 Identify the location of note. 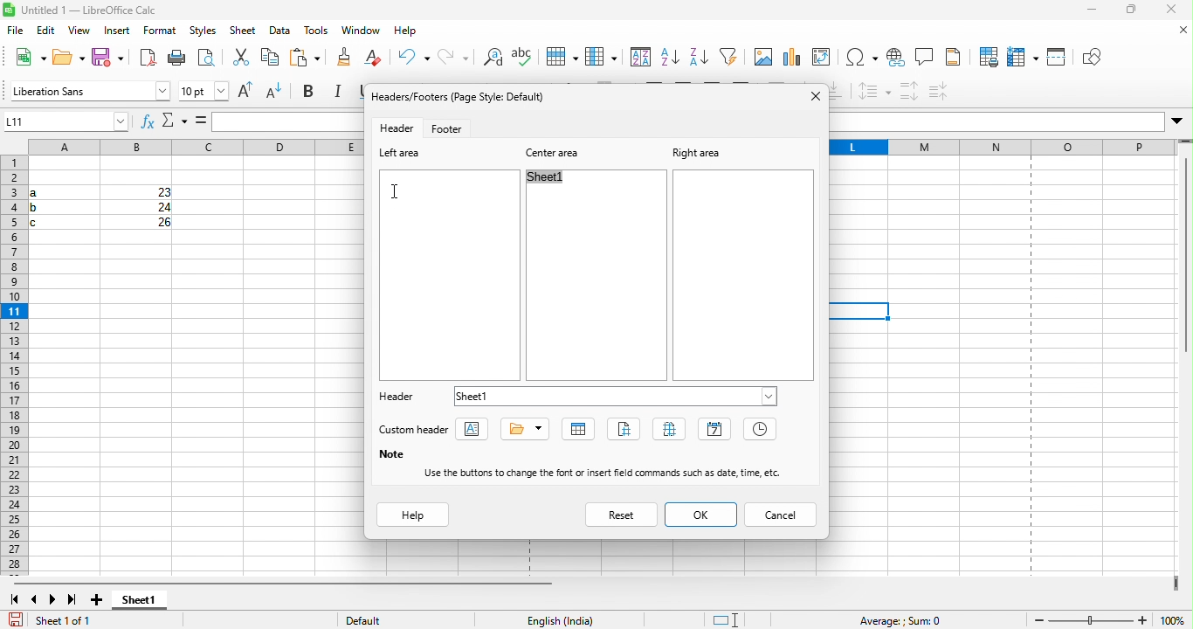
(396, 453).